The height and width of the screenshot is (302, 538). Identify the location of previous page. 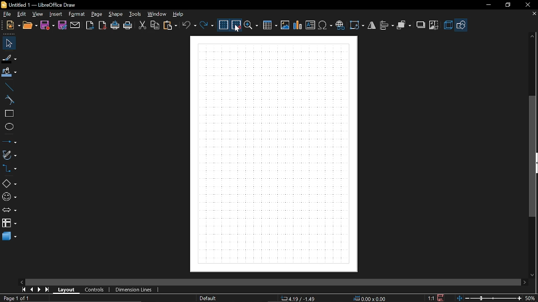
(32, 289).